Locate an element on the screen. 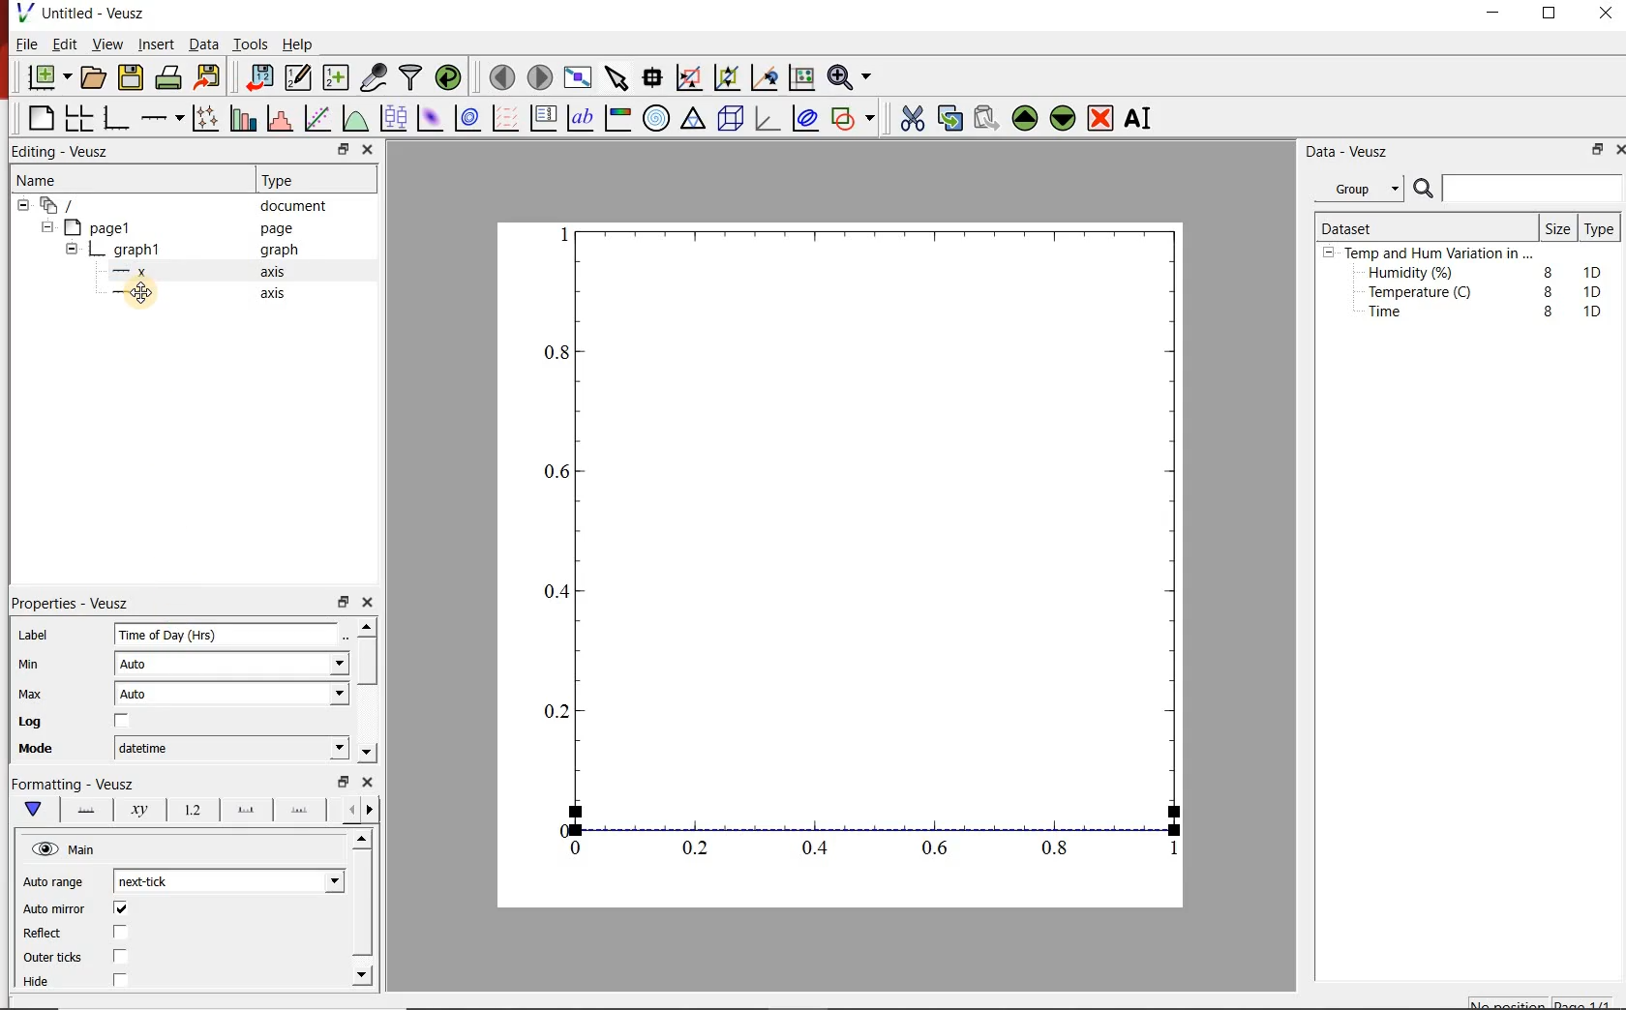  close is located at coordinates (1616, 149).